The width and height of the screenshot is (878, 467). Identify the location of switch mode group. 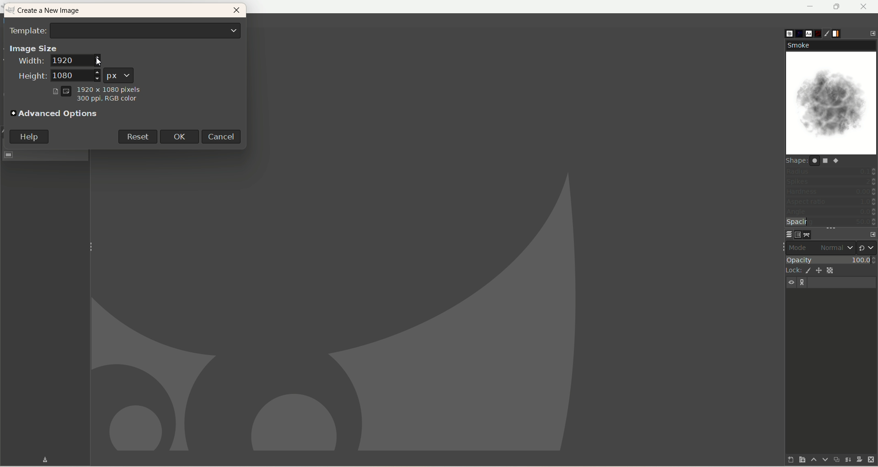
(867, 245).